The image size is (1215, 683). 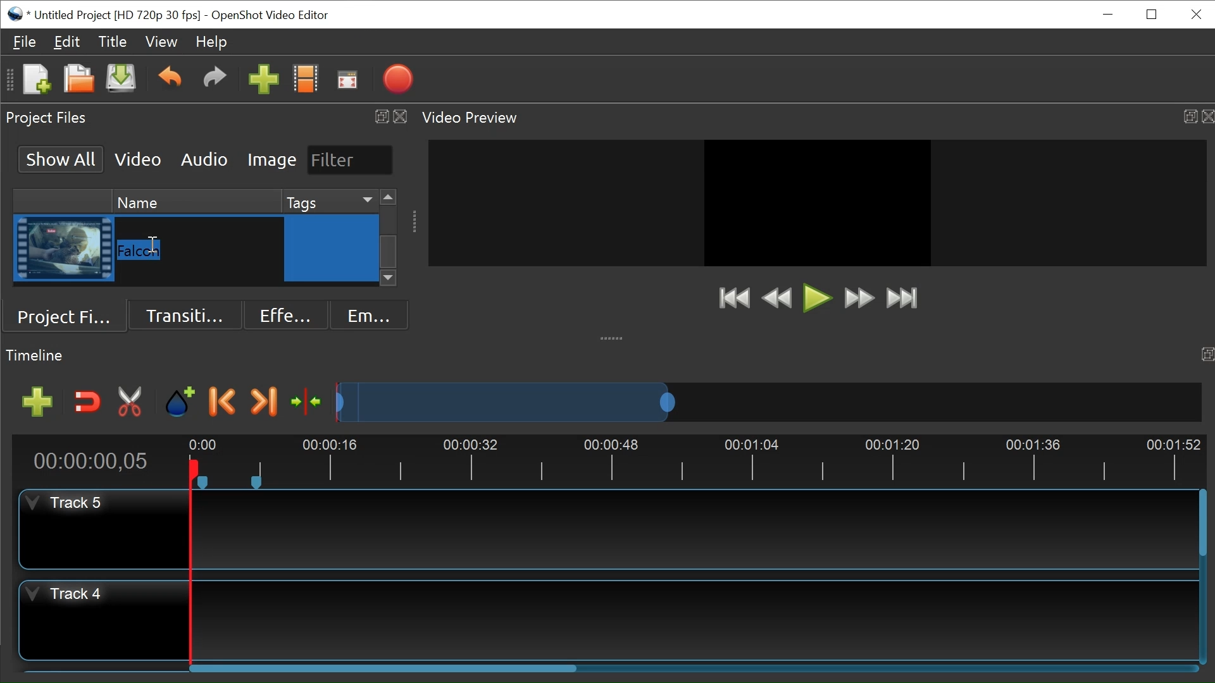 I want to click on Scroll up, so click(x=388, y=198).